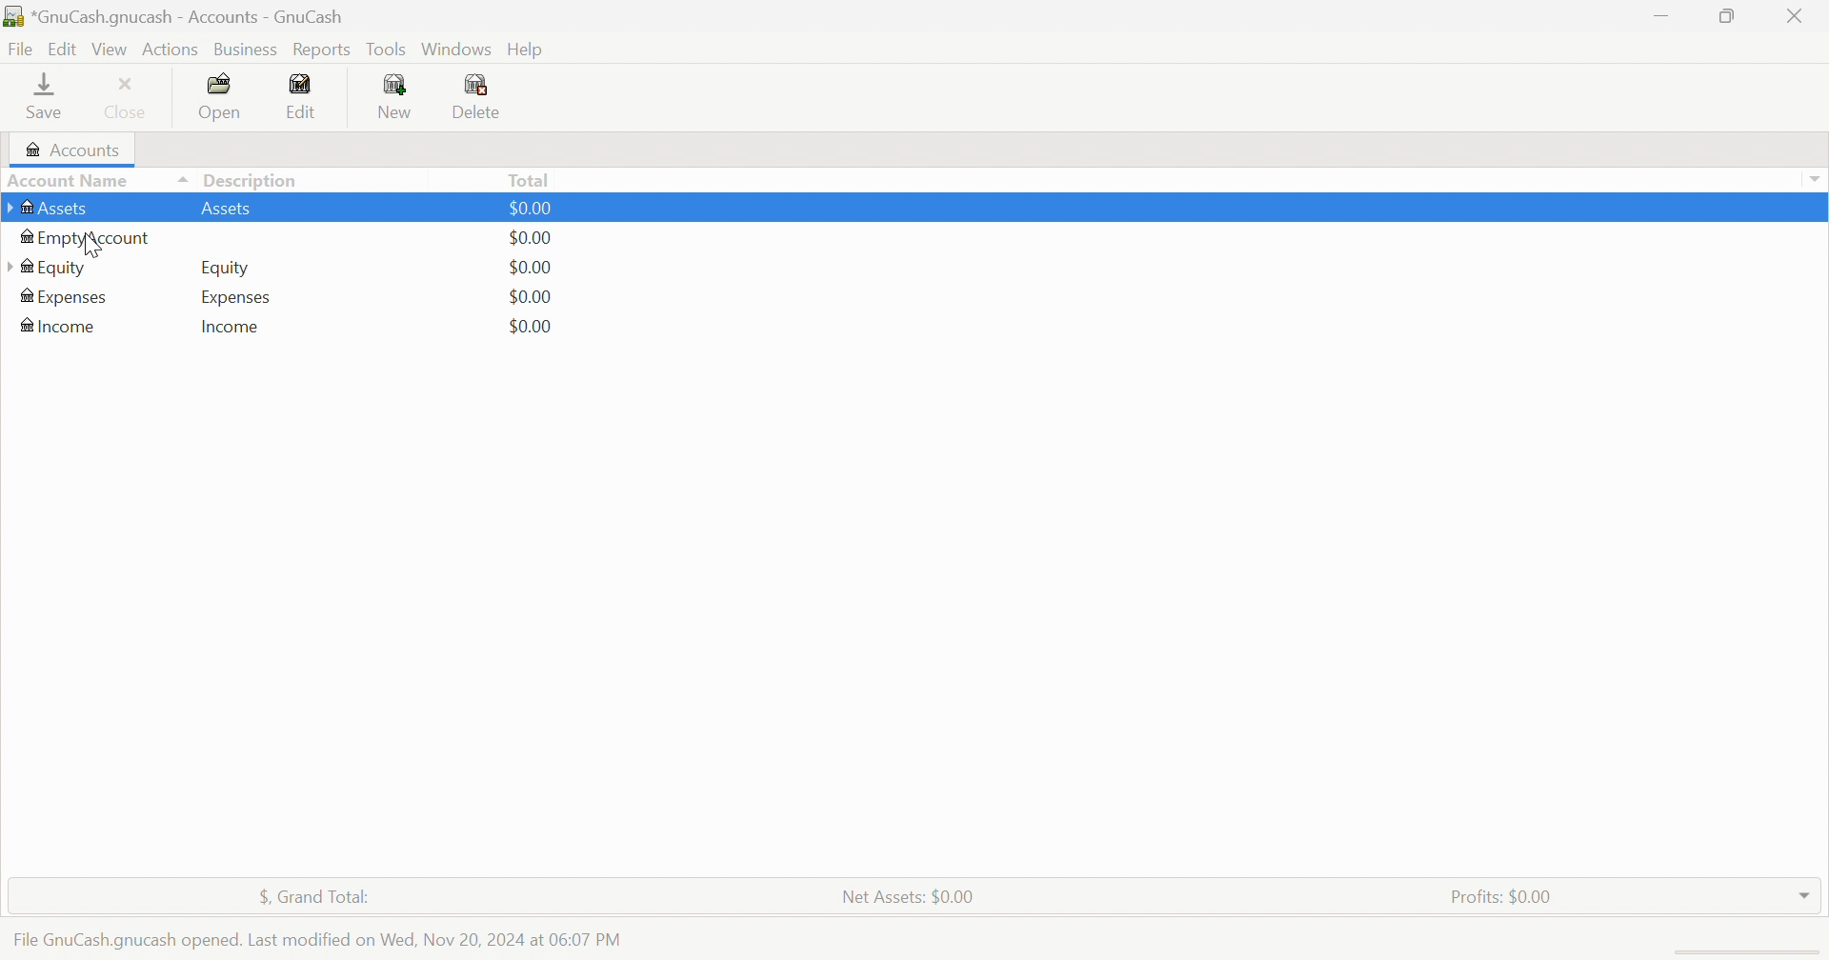  I want to click on Edit, so click(306, 97).